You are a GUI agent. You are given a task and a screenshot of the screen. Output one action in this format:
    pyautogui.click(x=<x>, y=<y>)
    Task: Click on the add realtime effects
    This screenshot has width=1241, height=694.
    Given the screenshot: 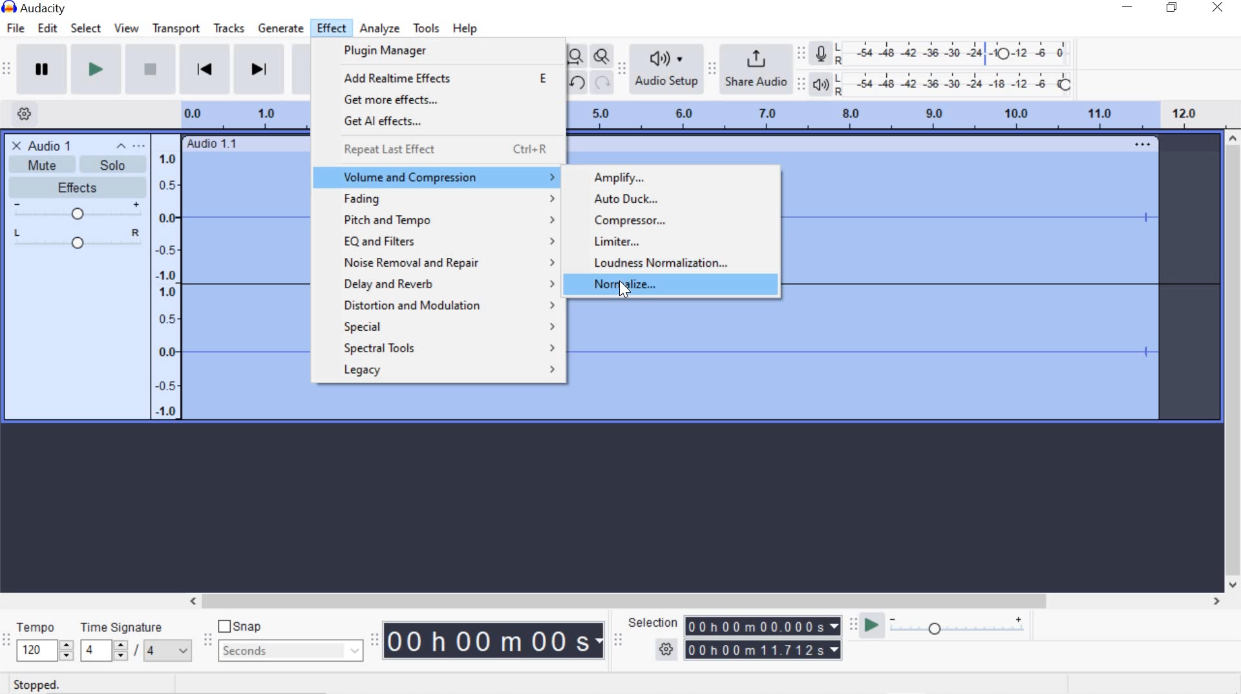 What is the action you would take?
    pyautogui.click(x=445, y=77)
    